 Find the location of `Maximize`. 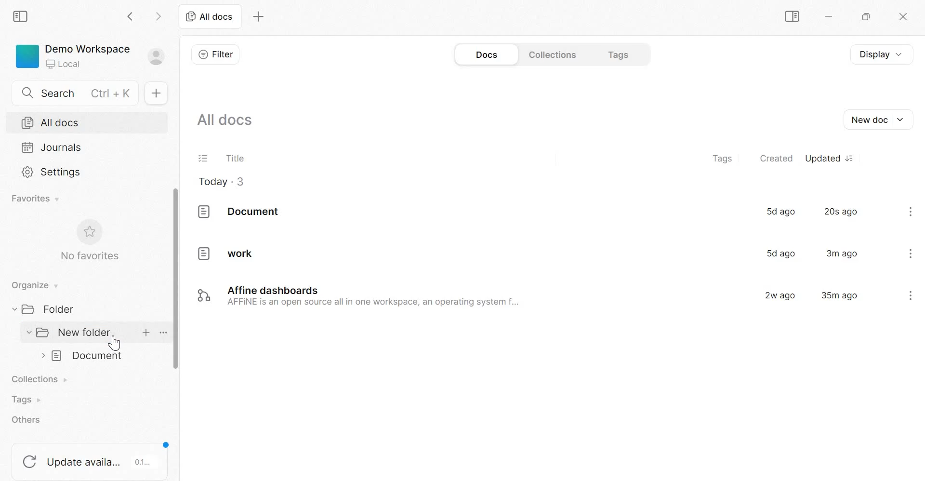

Maximize is located at coordinates (869, 16).